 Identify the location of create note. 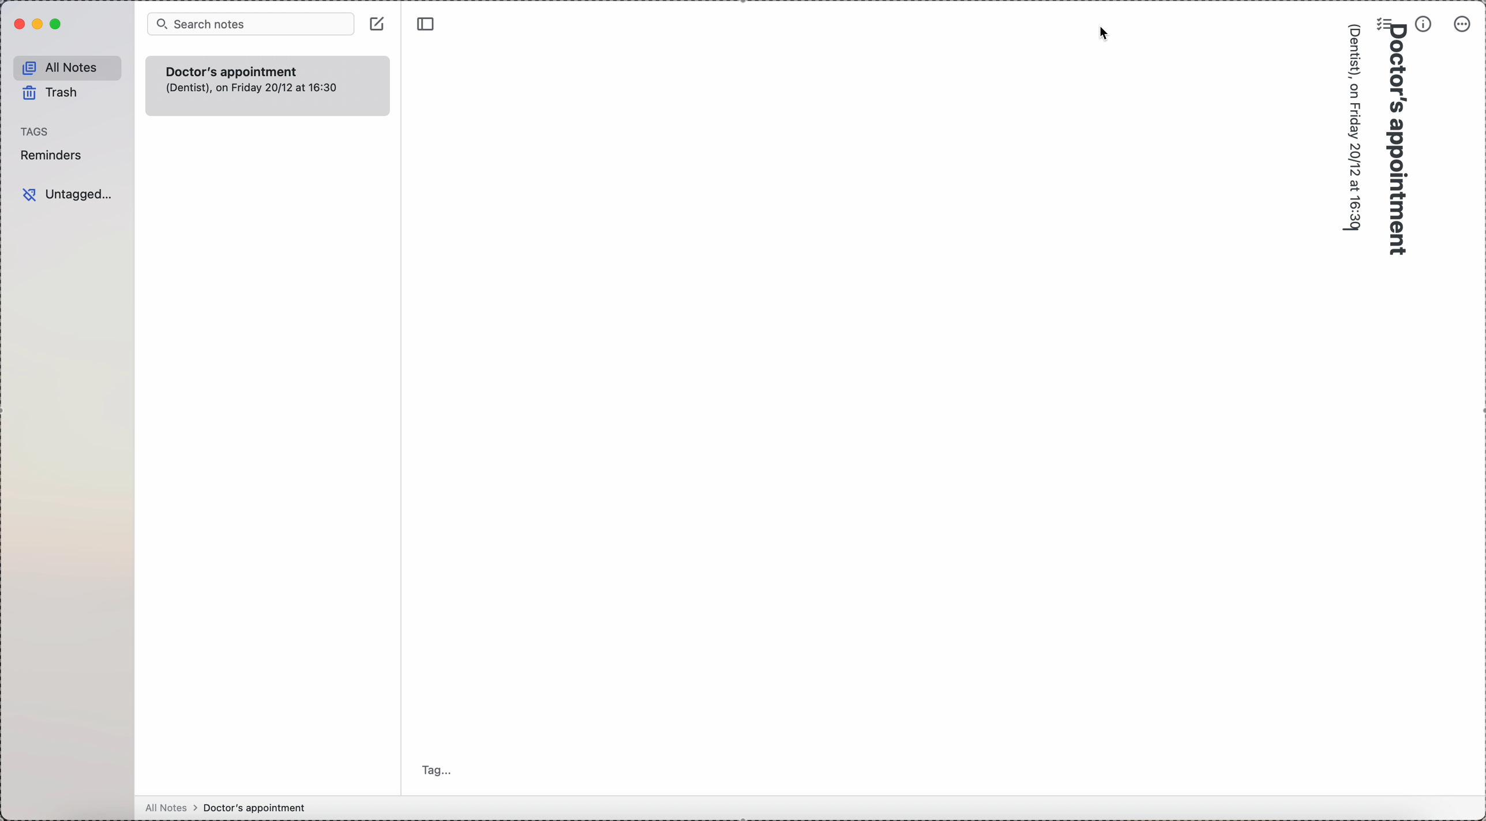
(377, 23).